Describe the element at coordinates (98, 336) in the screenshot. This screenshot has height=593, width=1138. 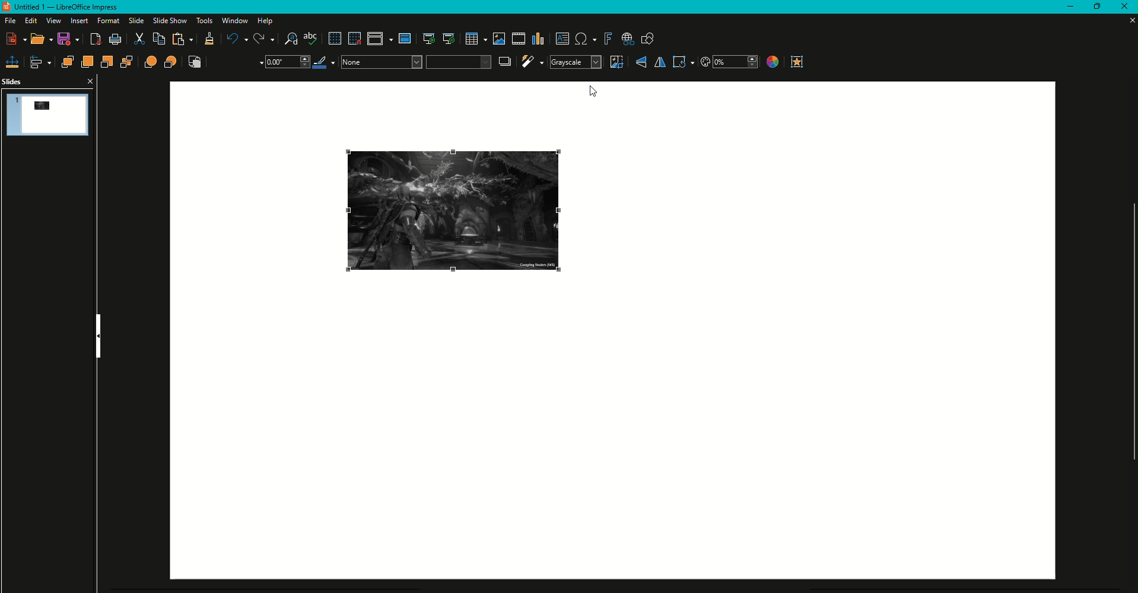
I see `Hide` at that location.